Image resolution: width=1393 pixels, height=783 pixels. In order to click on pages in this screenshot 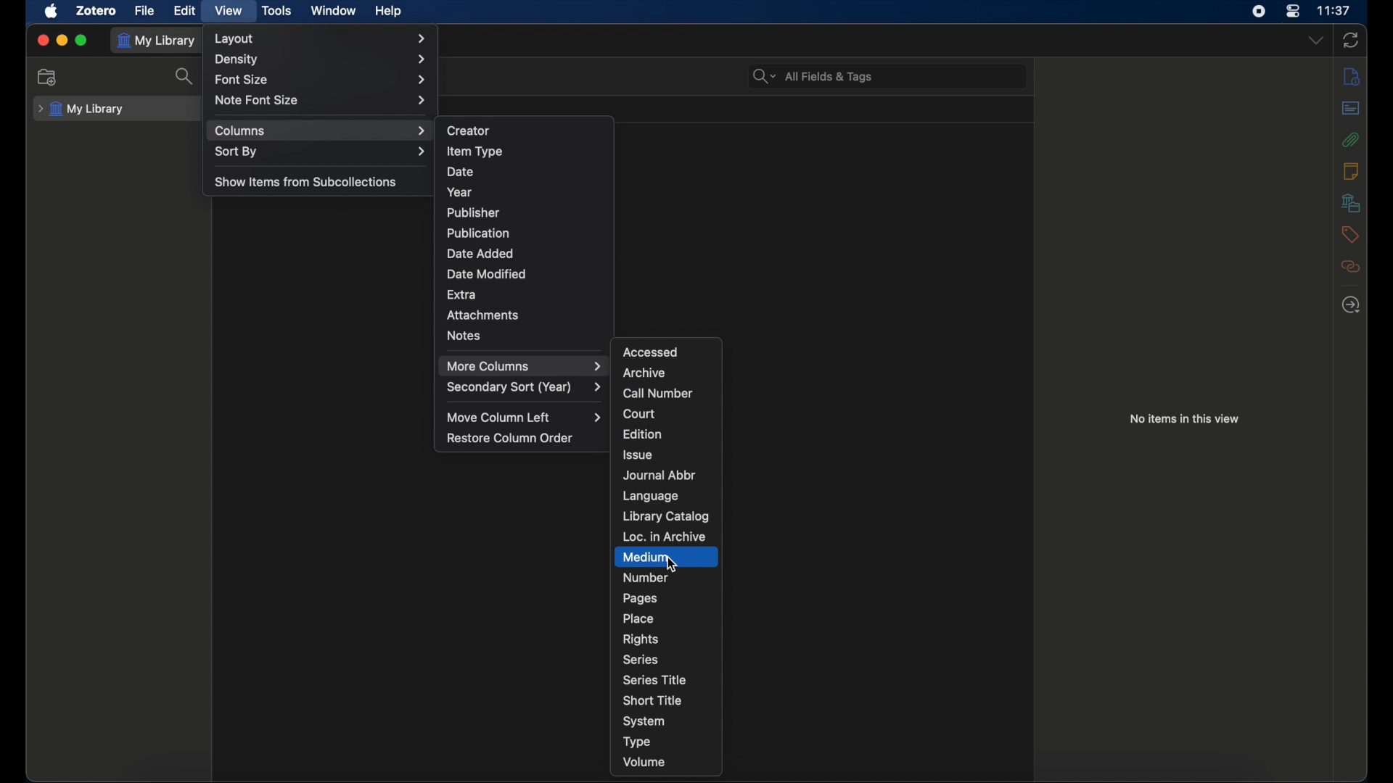, I will do `click(640, 598)`.